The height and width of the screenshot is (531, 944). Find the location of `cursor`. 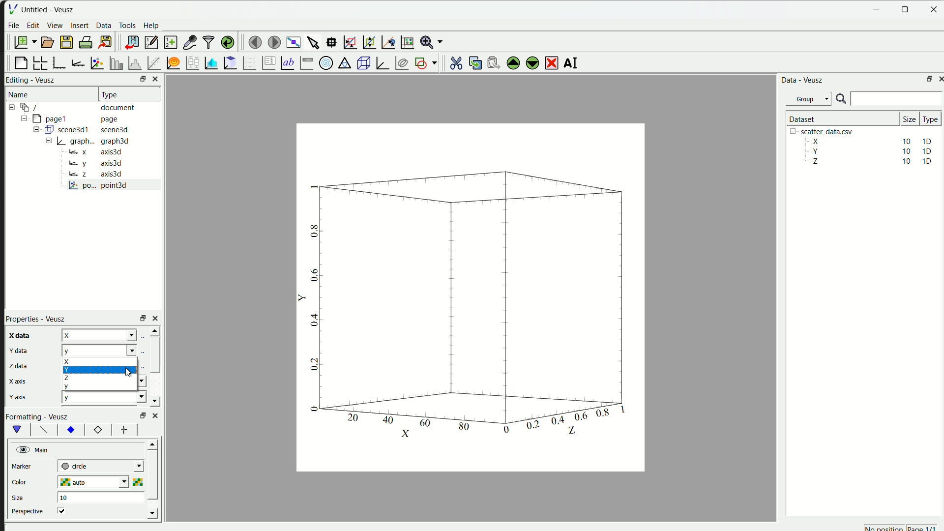

cursor is located at coordinates (127, 373).